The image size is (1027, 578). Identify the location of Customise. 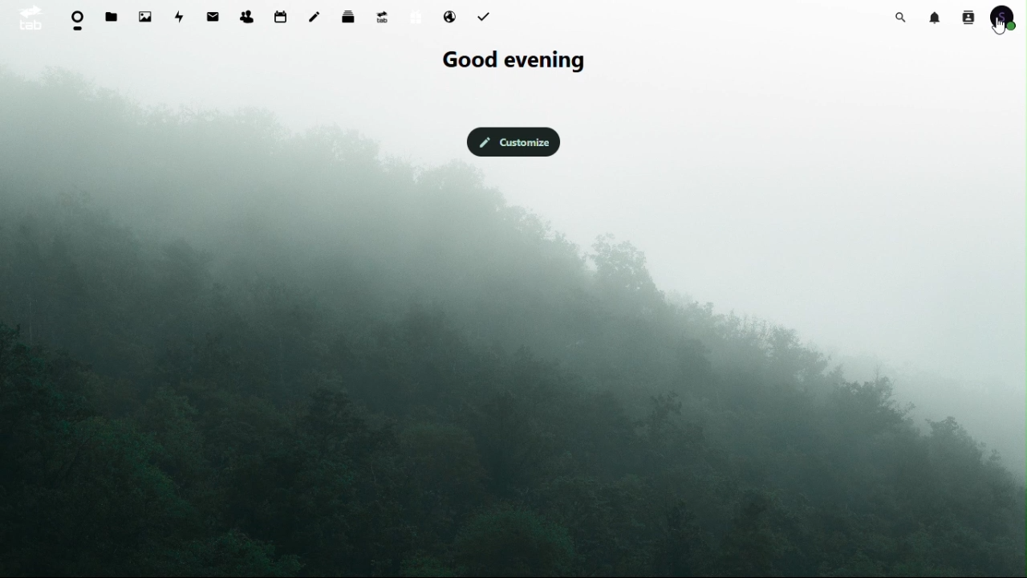
(512, 140).